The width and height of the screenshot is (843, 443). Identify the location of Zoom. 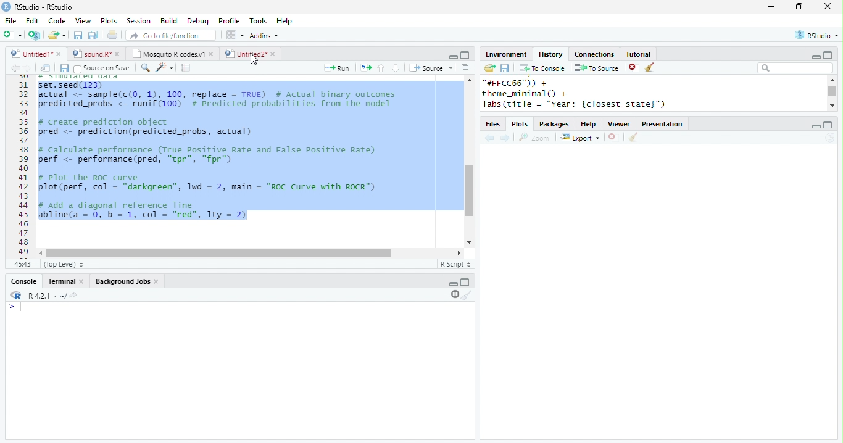
(534, 138).